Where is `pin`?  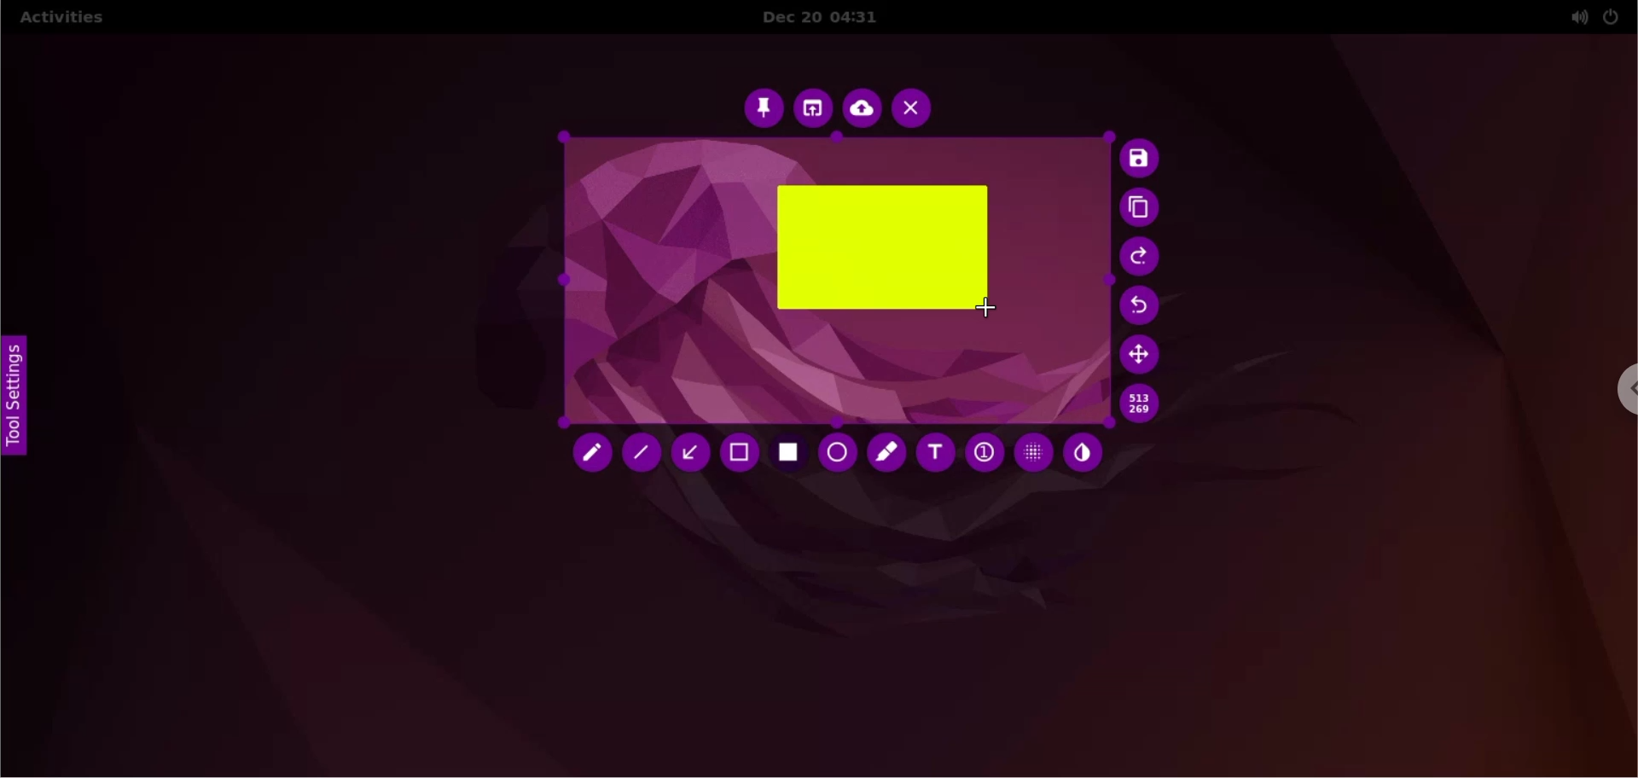
pin is located at coordinates (764, 107).